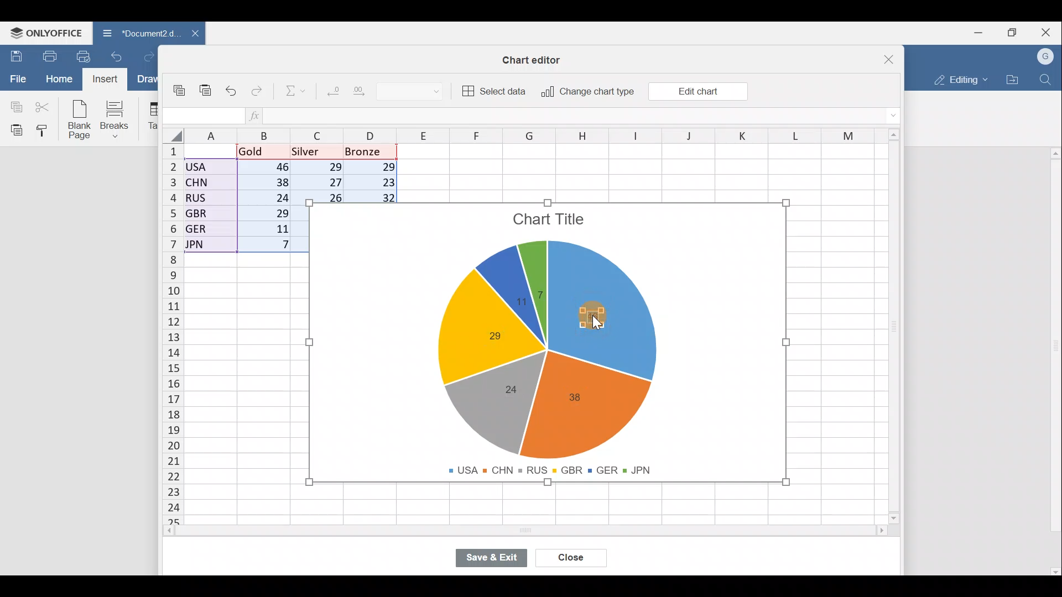 The image size is (1062, 597). Describe the element at coordinates (497, 559) in the screenshot. I see `Save & exit` at that location.